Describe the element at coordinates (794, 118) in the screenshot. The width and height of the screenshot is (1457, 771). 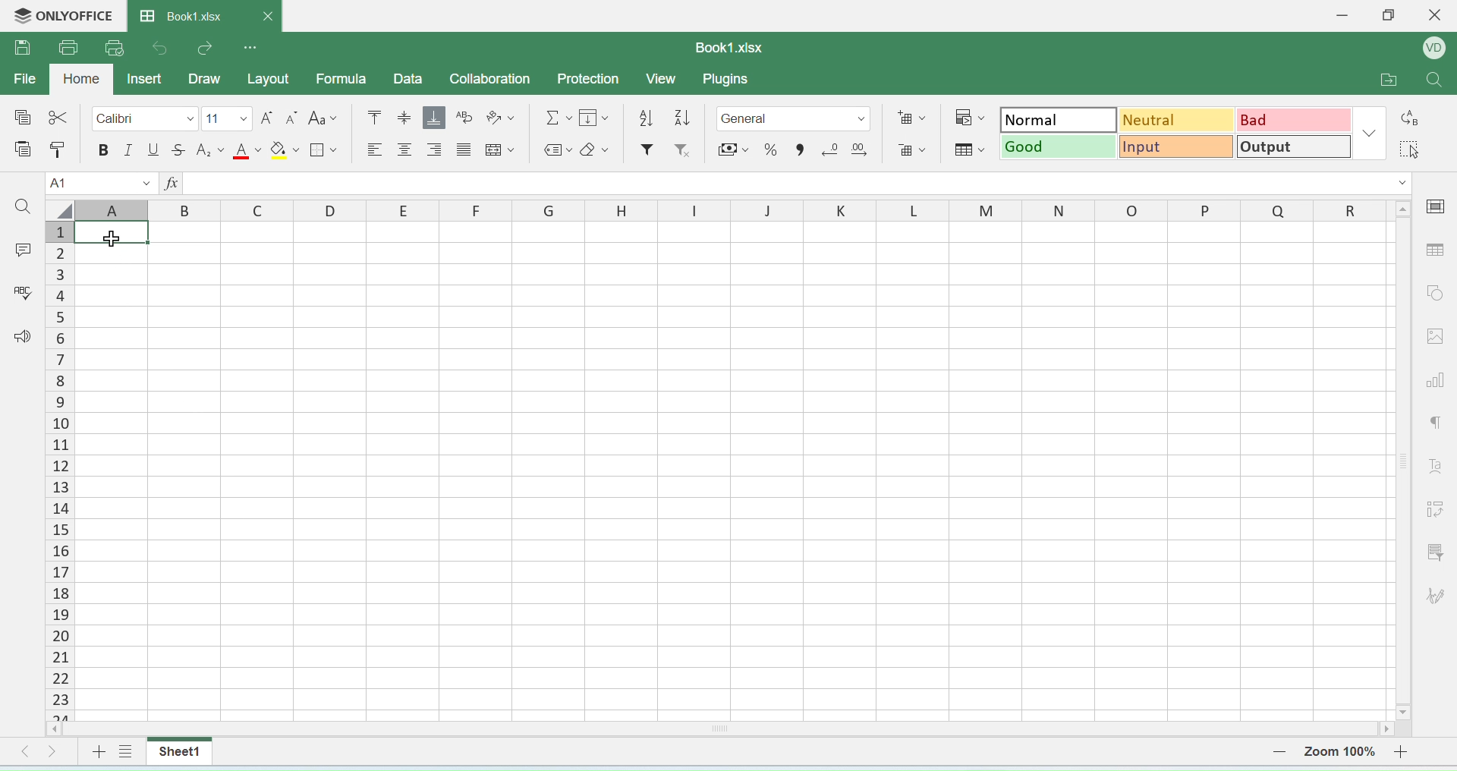
I see `format` at that location.